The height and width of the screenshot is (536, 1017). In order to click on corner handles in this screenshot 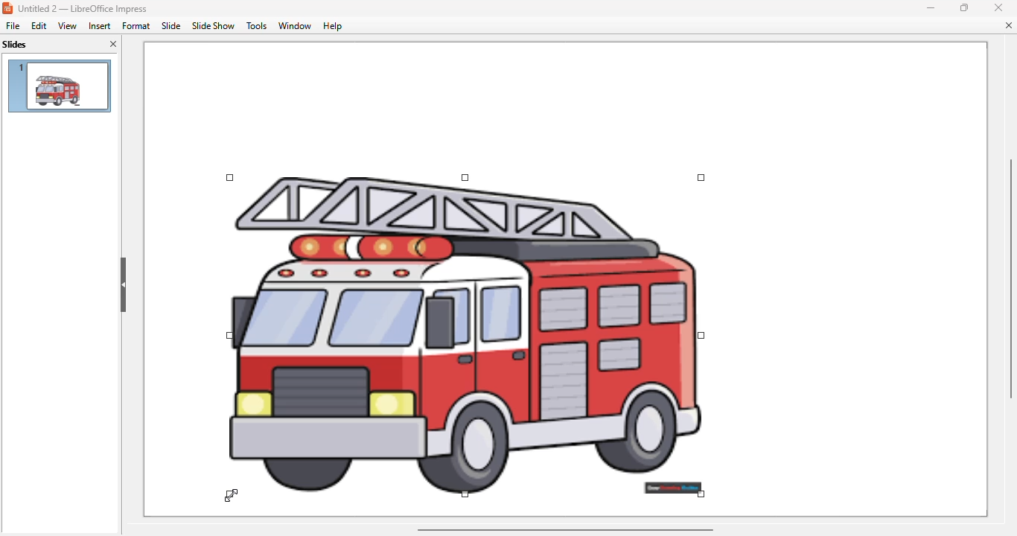, I will do `click(701, 493)`.